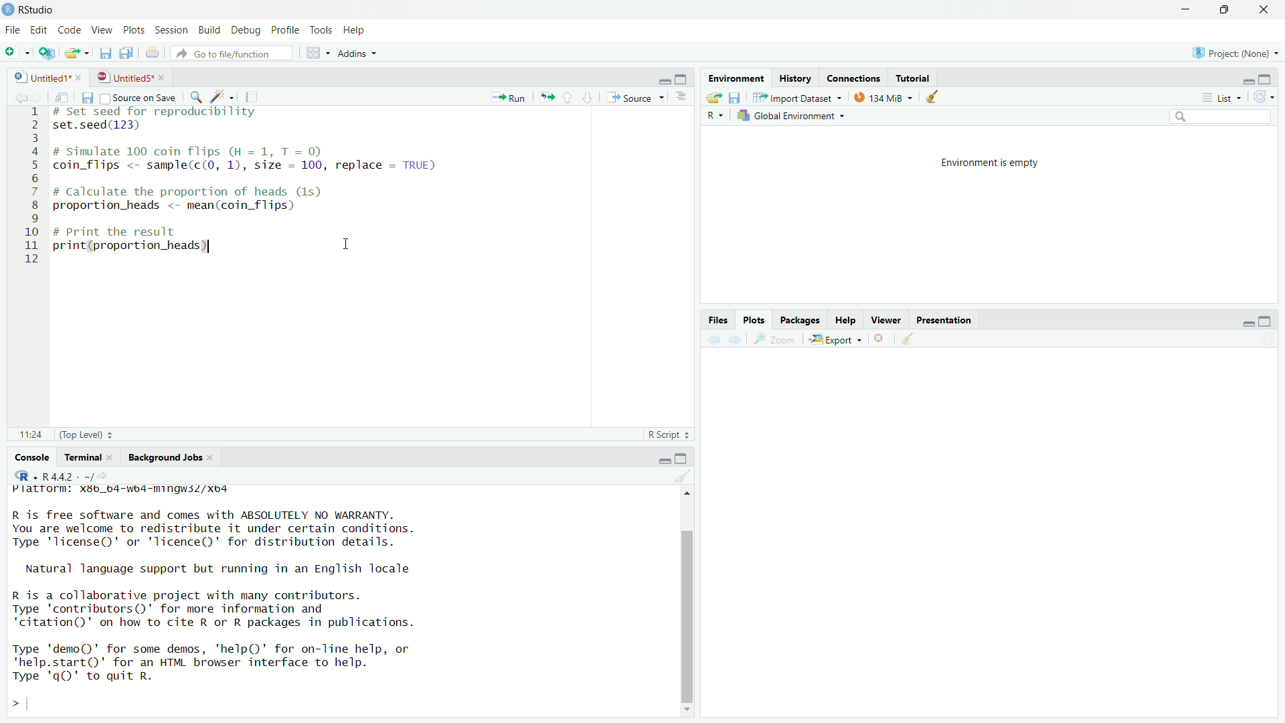 The width and height of the screenshot is (1285, 723). I want to click on go forward to the next source location, so click(38, 96).